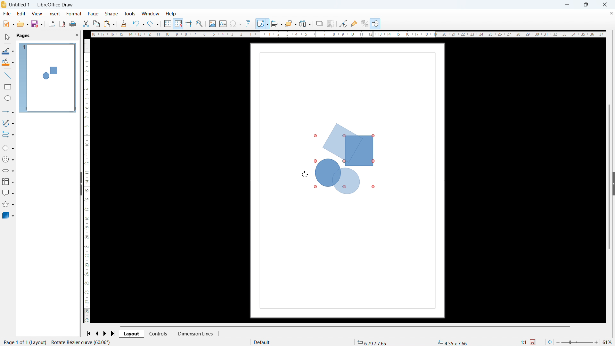 The image size is (615, 346). I want to click on line , so click(8, 75).